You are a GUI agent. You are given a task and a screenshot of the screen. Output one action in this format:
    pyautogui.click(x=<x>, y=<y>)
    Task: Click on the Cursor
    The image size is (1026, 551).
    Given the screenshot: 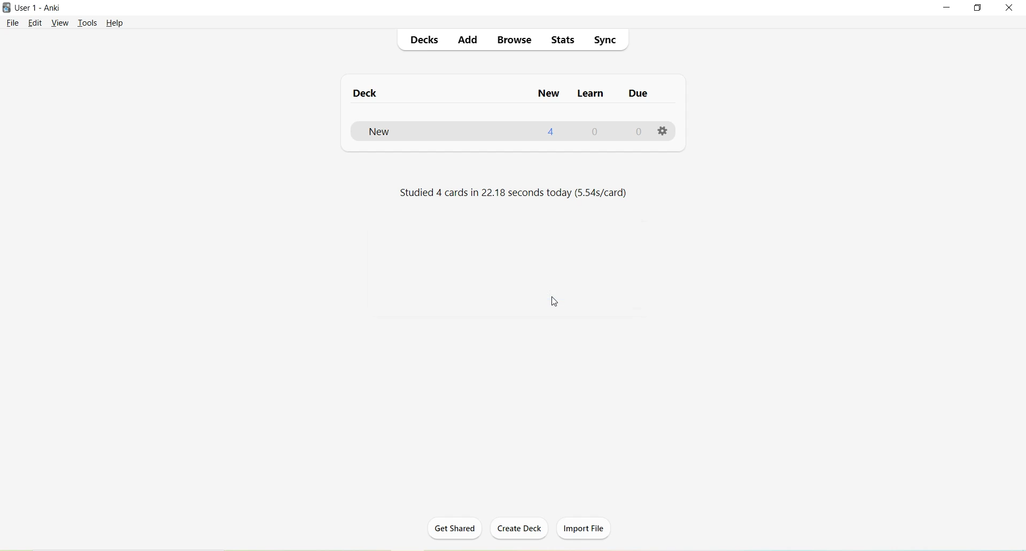 What is the action you would take?
    pyautogui.click(x=553, y=302)
    